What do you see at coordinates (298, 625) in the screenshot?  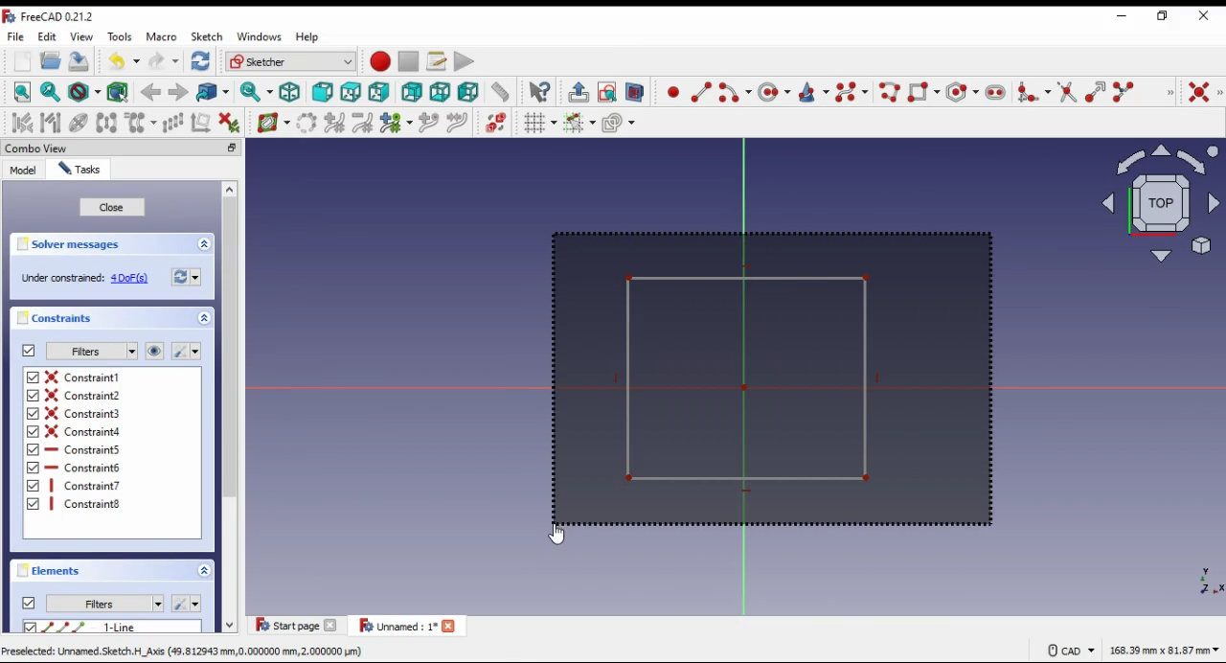 I see `tab 1` at bounding box center [298, 625].